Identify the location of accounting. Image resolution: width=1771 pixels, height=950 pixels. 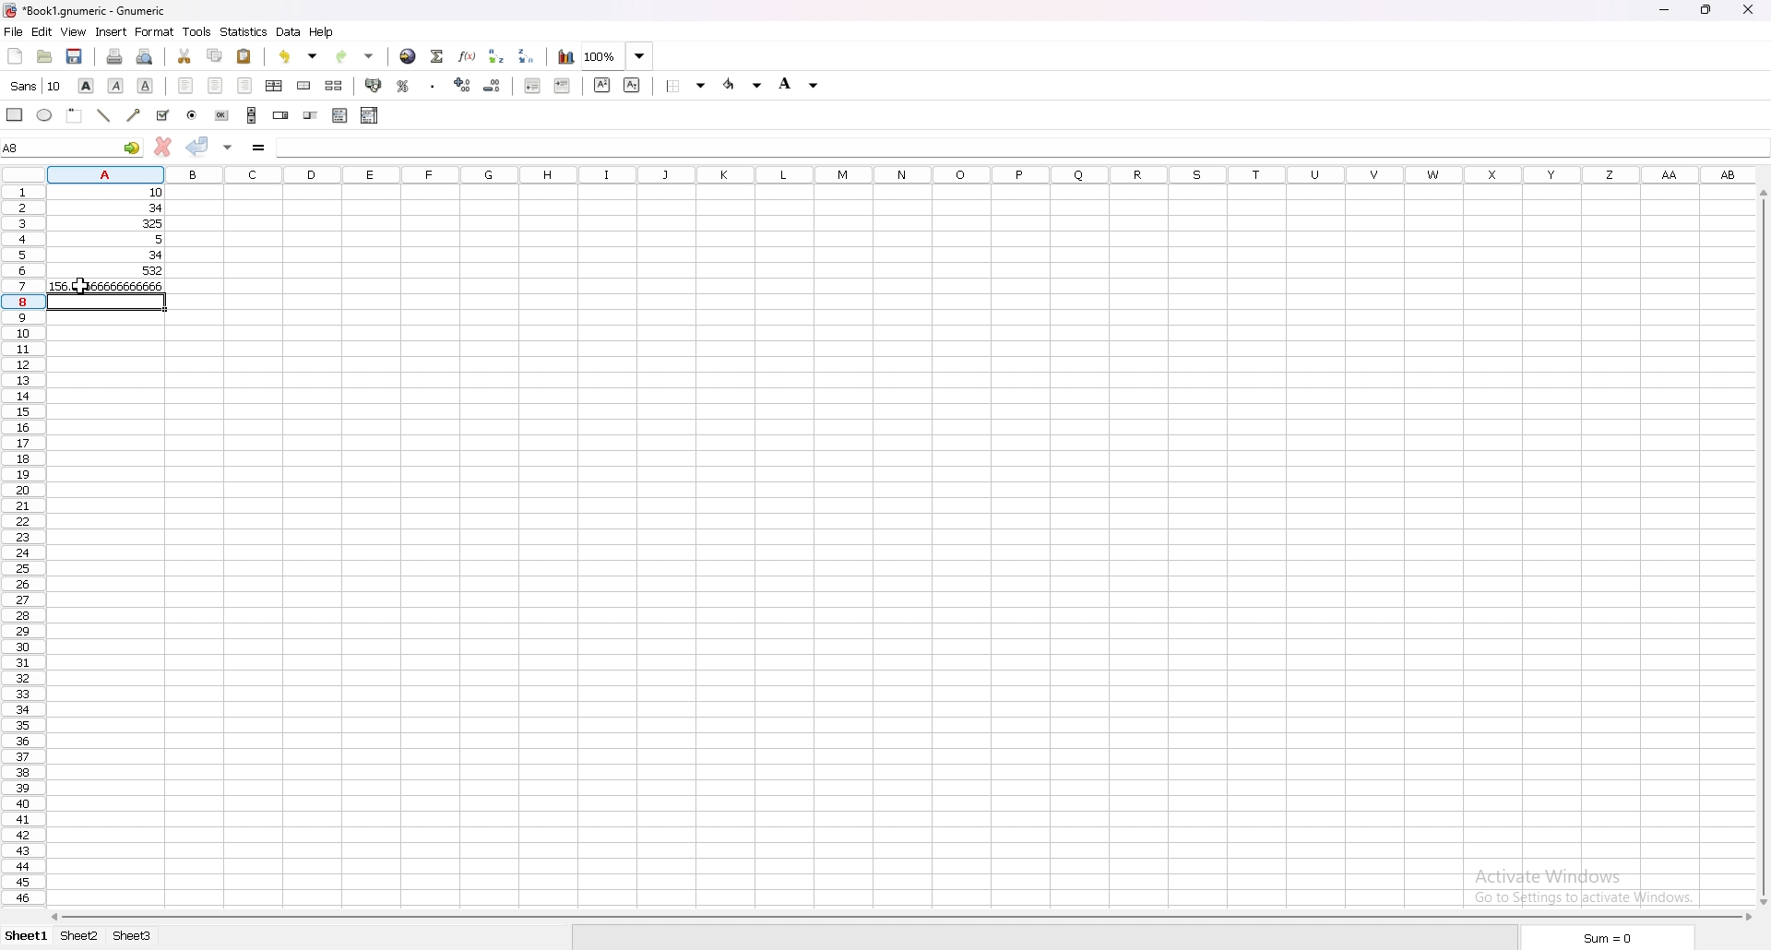
(374, 87).